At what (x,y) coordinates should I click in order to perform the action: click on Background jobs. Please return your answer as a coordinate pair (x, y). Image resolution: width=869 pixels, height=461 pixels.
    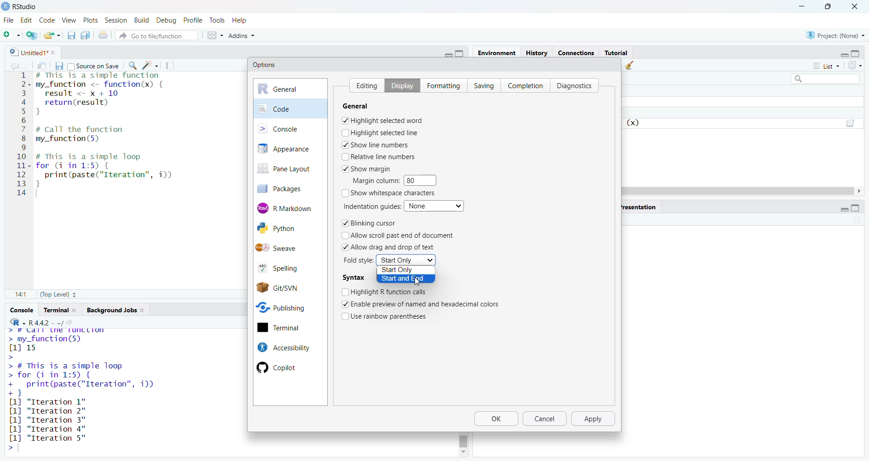
    Looking at the image, I should click on (111, 310).